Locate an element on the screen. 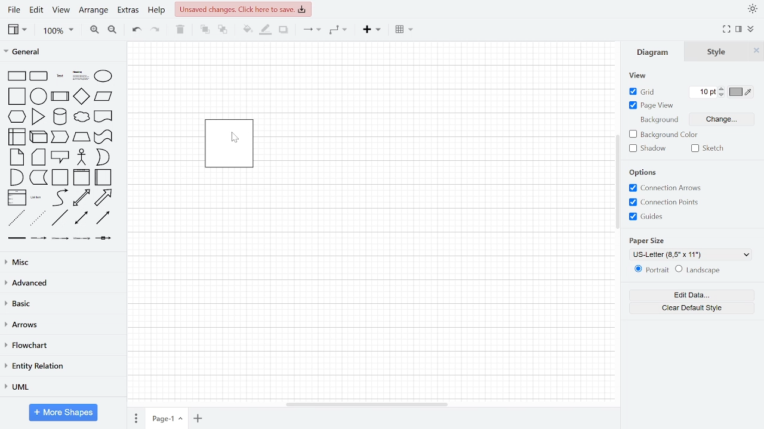  to back is located at coordinates (223, 29).